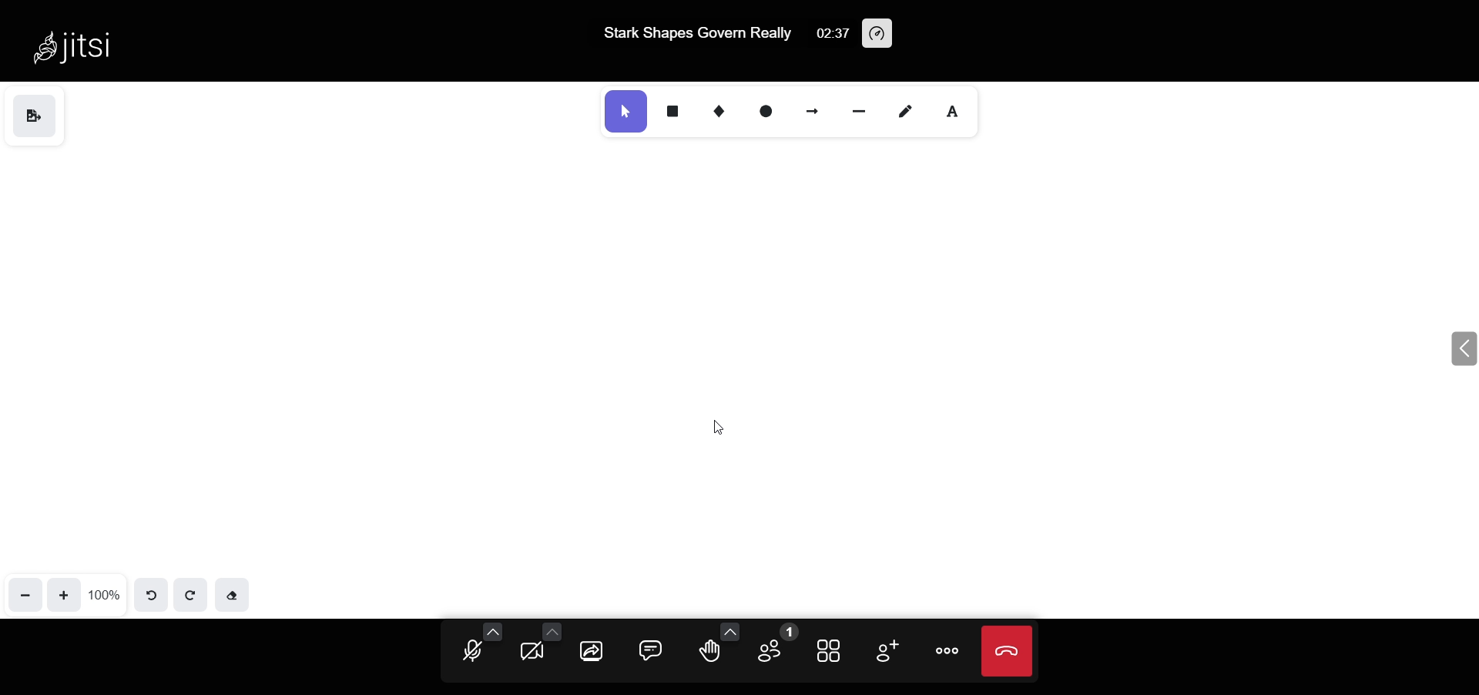  What do you see at coordinates (153, 593) in the screenshot?
I see `undo` at bounding box center [153, 593].